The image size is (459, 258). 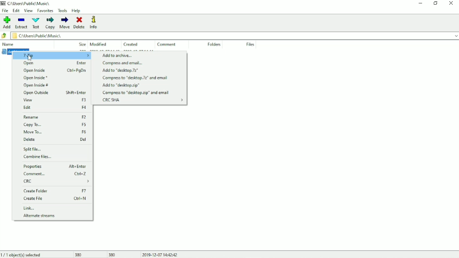 What do you see at coordinates (161, 254) in the screenshot?
I see `Date and Time` at bounding box center [161, 254].